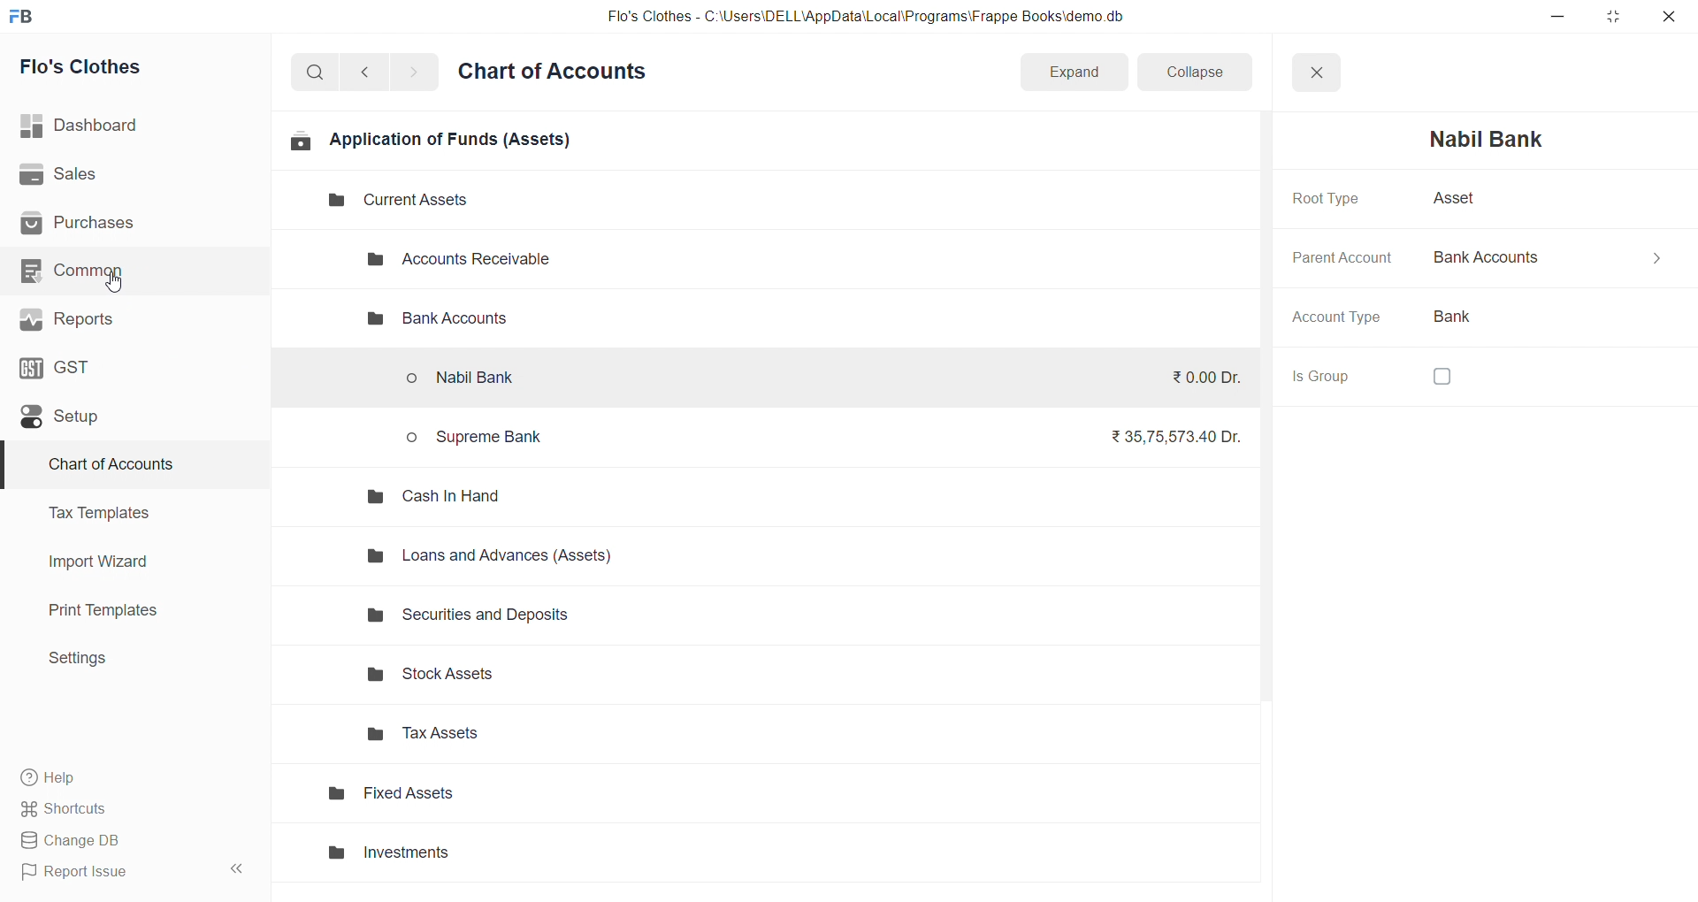 This screenshot has height=902, width=1698. I want to click on Securities and Deposits, so click(510, 621).